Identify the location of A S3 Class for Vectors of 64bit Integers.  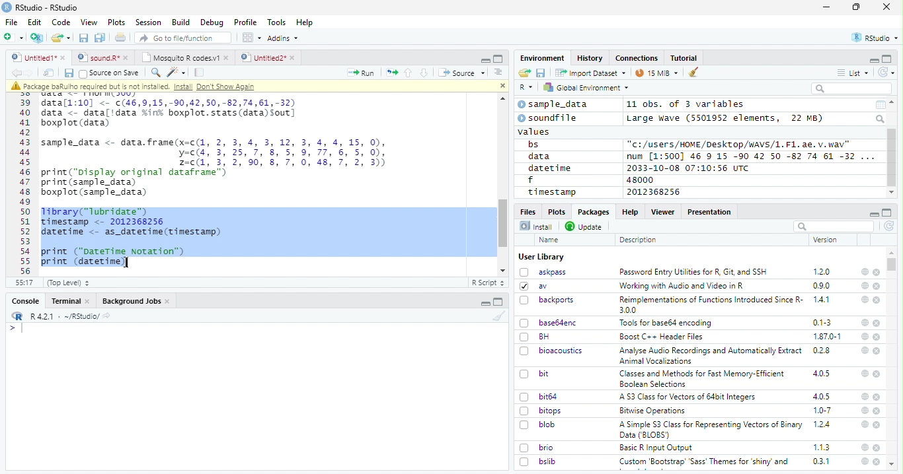
(689, 397).